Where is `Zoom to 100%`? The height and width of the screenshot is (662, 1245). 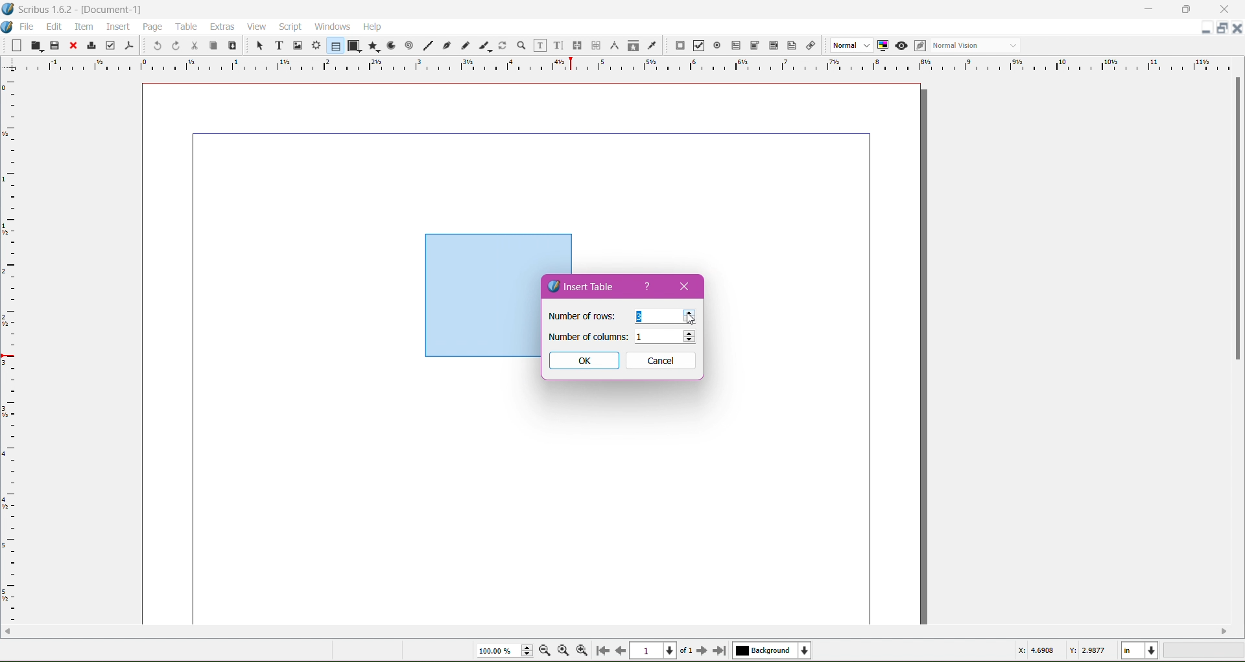 Zoom to 100% is located at coordinates (565, 651).